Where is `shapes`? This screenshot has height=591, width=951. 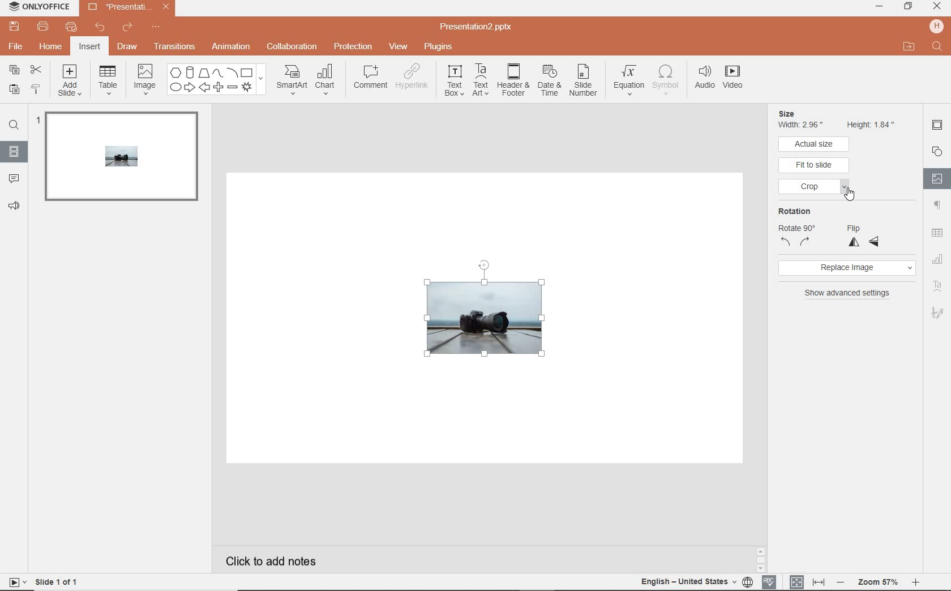
shapes is located at coordinates (937, 151).